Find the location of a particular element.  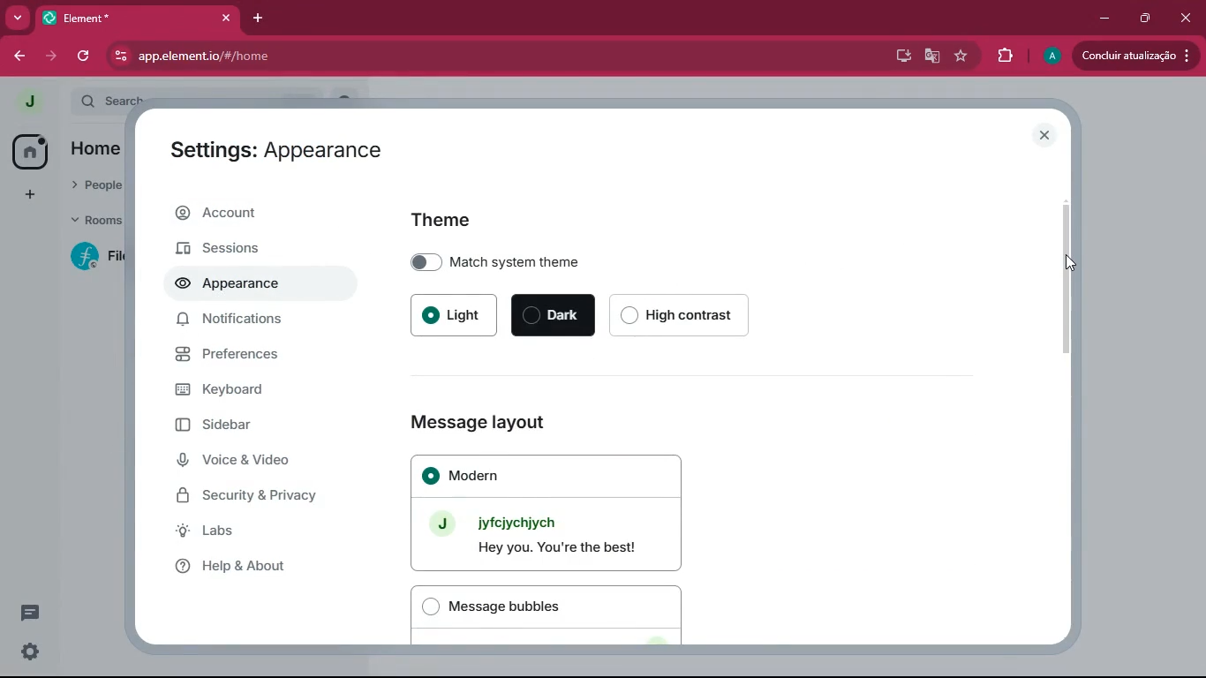

message layout is located at coordinates (502, 419).